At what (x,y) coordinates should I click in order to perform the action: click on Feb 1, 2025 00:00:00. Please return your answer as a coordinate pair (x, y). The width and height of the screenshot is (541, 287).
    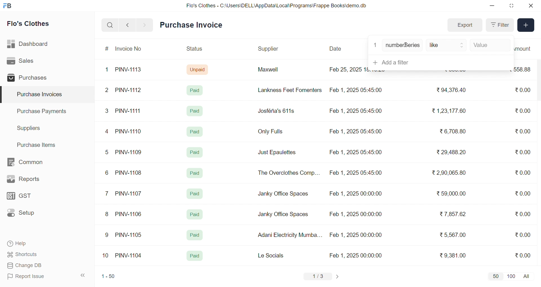
    Looking at the image, I should click on (356, 235).